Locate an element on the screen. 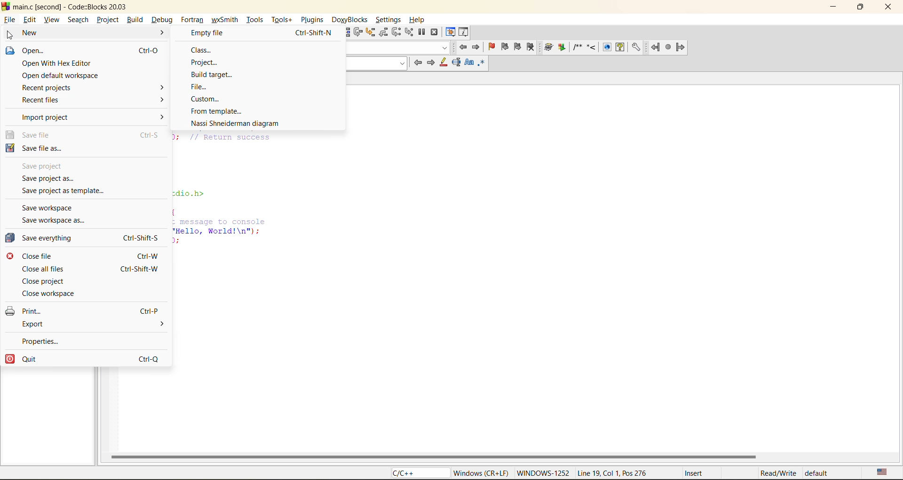 Image resolution: width=903 pixels, height=480 pixels. > is located at coordinates (160, 325).